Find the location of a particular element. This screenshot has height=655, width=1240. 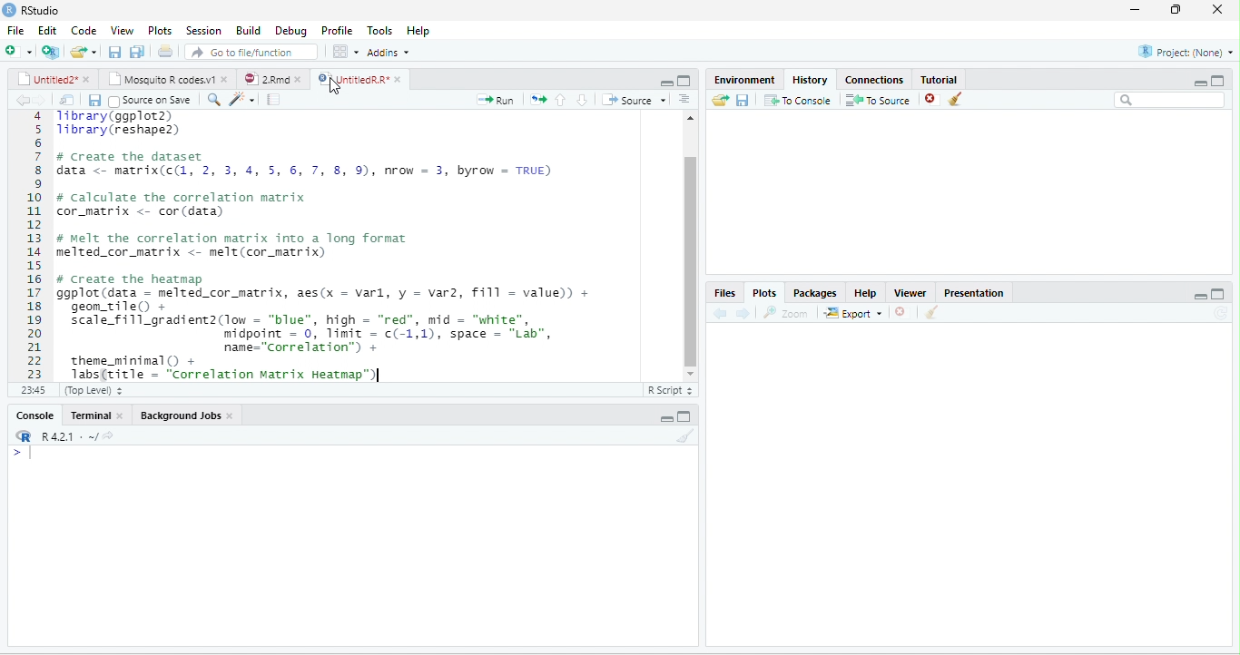

connections is located at coordinates (872, 78).